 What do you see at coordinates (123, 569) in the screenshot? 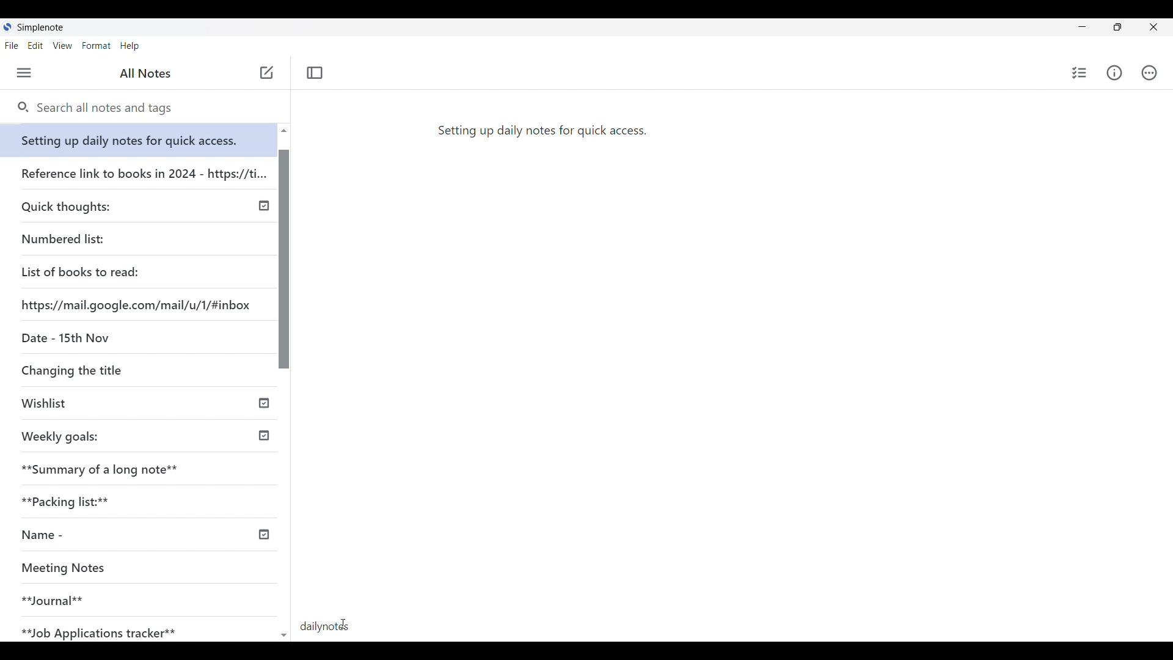
I see `Meeting Notes` at bounding box center [123, 569].